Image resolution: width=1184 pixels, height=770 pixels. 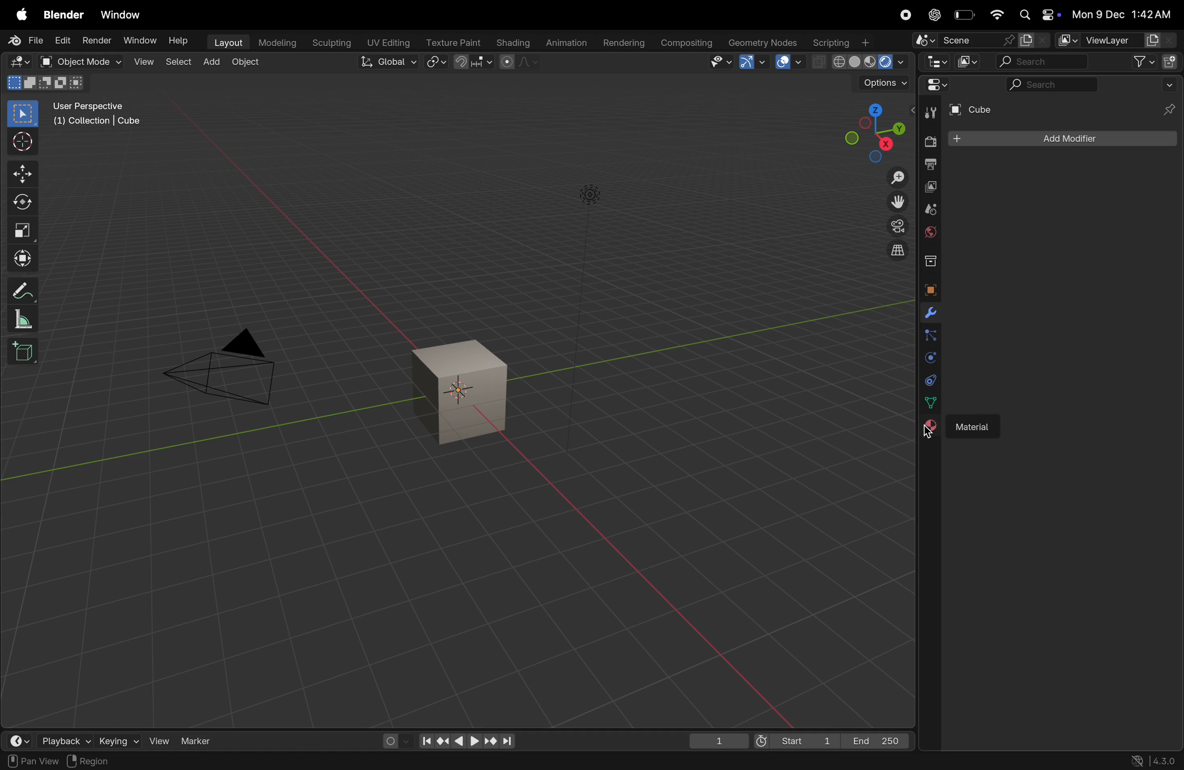 What do you see at coordinates (1171, 109) in the screenshot?
I see `pin` at bounding box center [1171, 109].